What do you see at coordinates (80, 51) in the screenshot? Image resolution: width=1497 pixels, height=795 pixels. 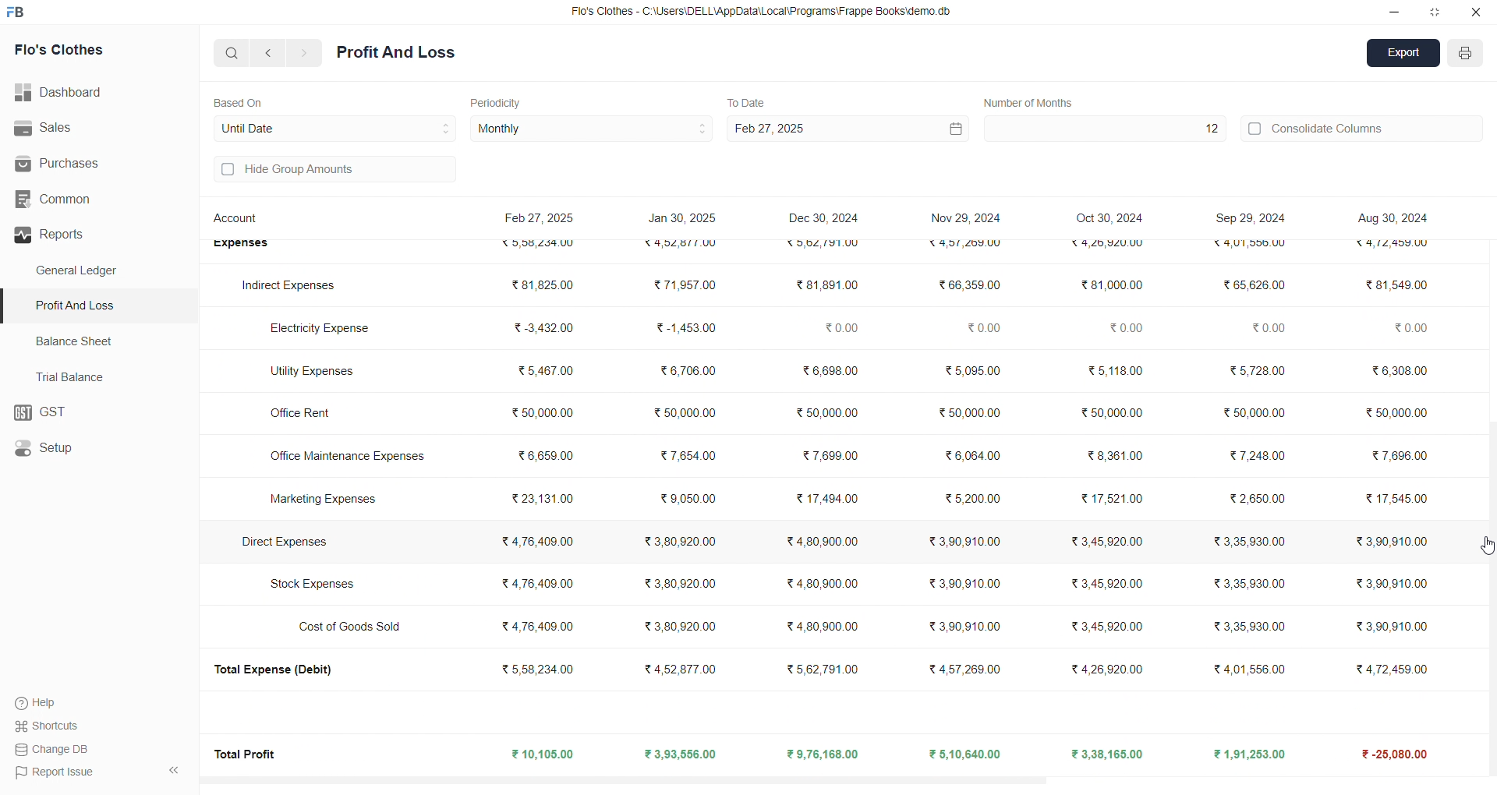 I see `Flo's Clothes` at bounding box center [80, 51].